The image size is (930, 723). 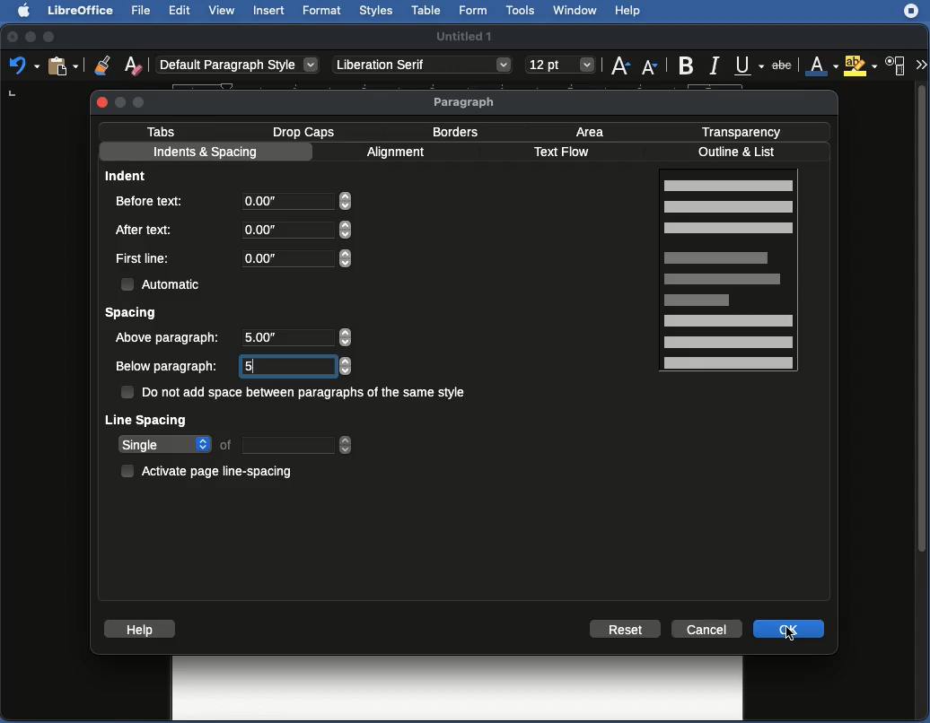 What do you see at coordinates (167, 367) in the screenshot?
I see `Below paragraph ` at bounding box center [167, 367].